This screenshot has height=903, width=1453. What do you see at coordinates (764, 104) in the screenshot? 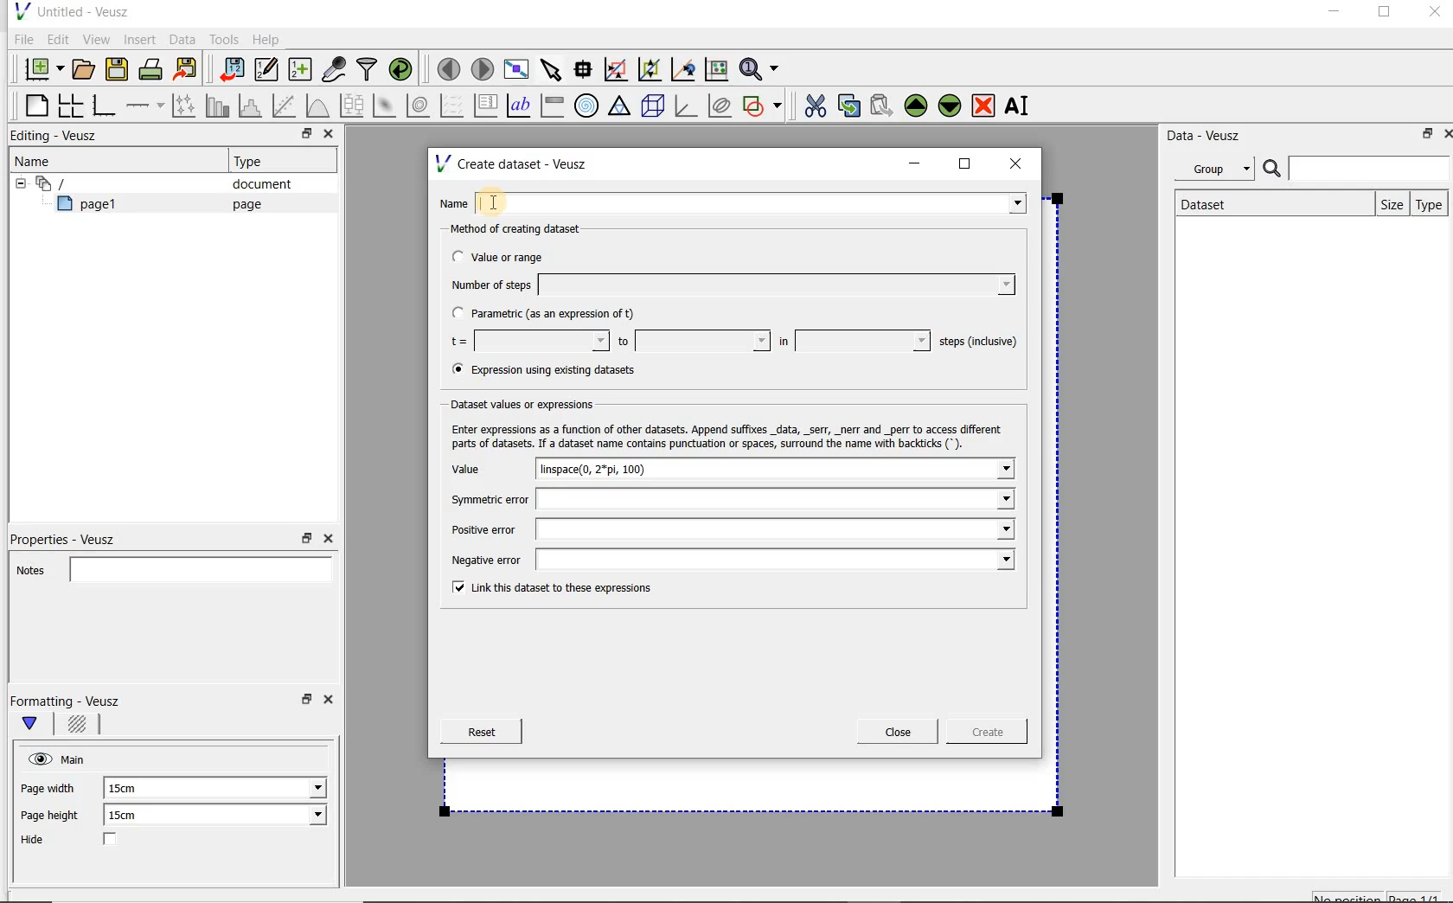
I see `add a shape to the plot` at bounding box center [764, 104].